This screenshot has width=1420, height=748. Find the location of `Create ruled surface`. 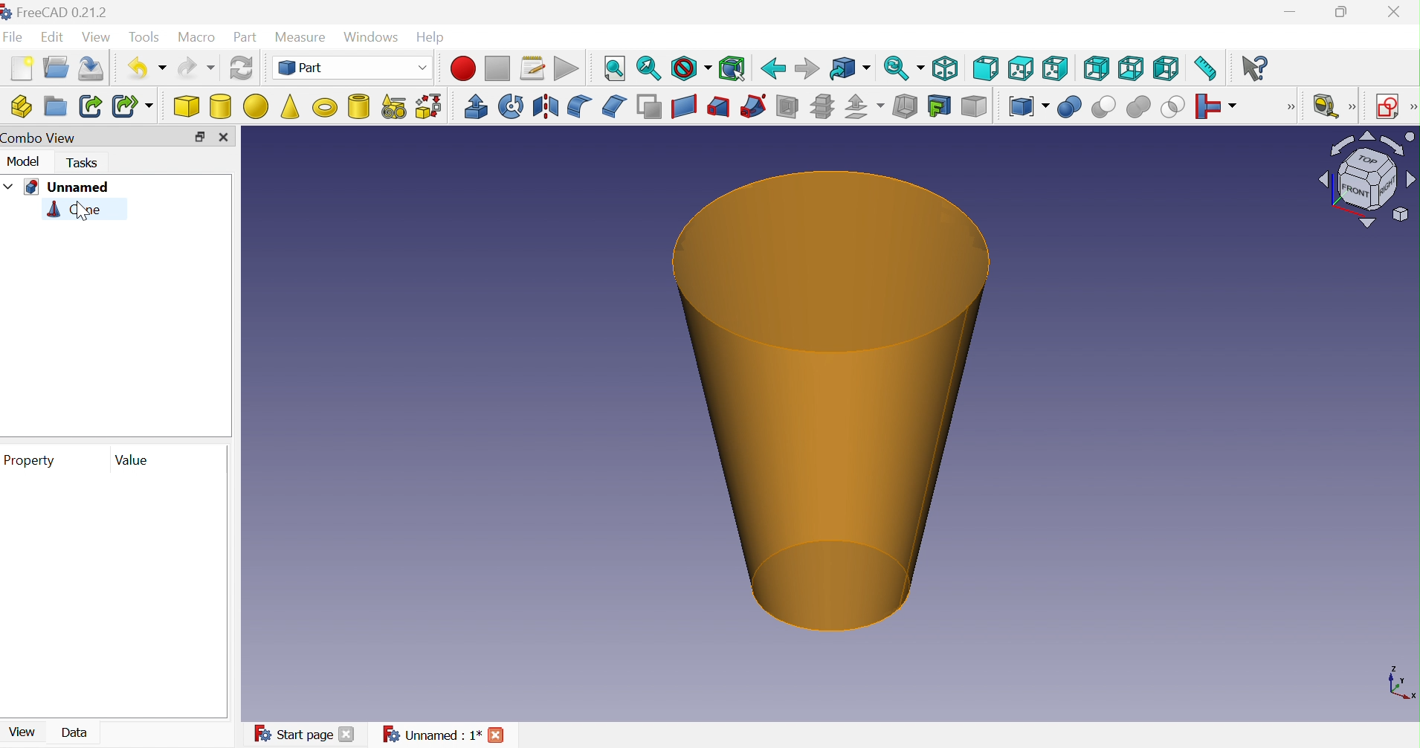

Create ruled surface is located at coordinates (684, 107).